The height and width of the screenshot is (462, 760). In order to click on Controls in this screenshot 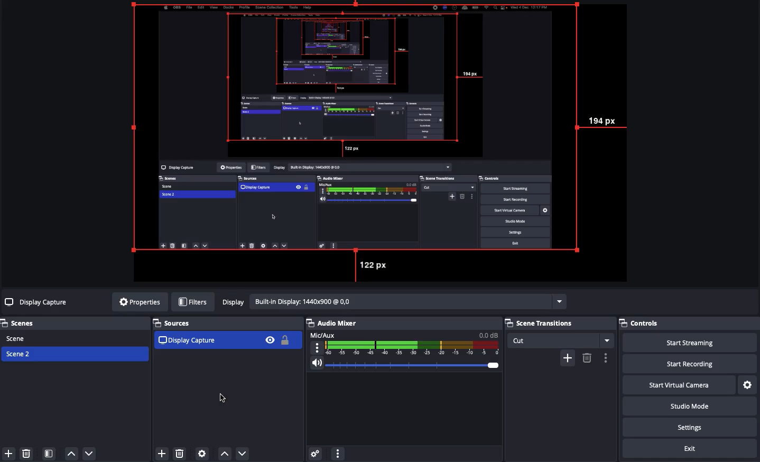, I will do `click(640, 323)`.